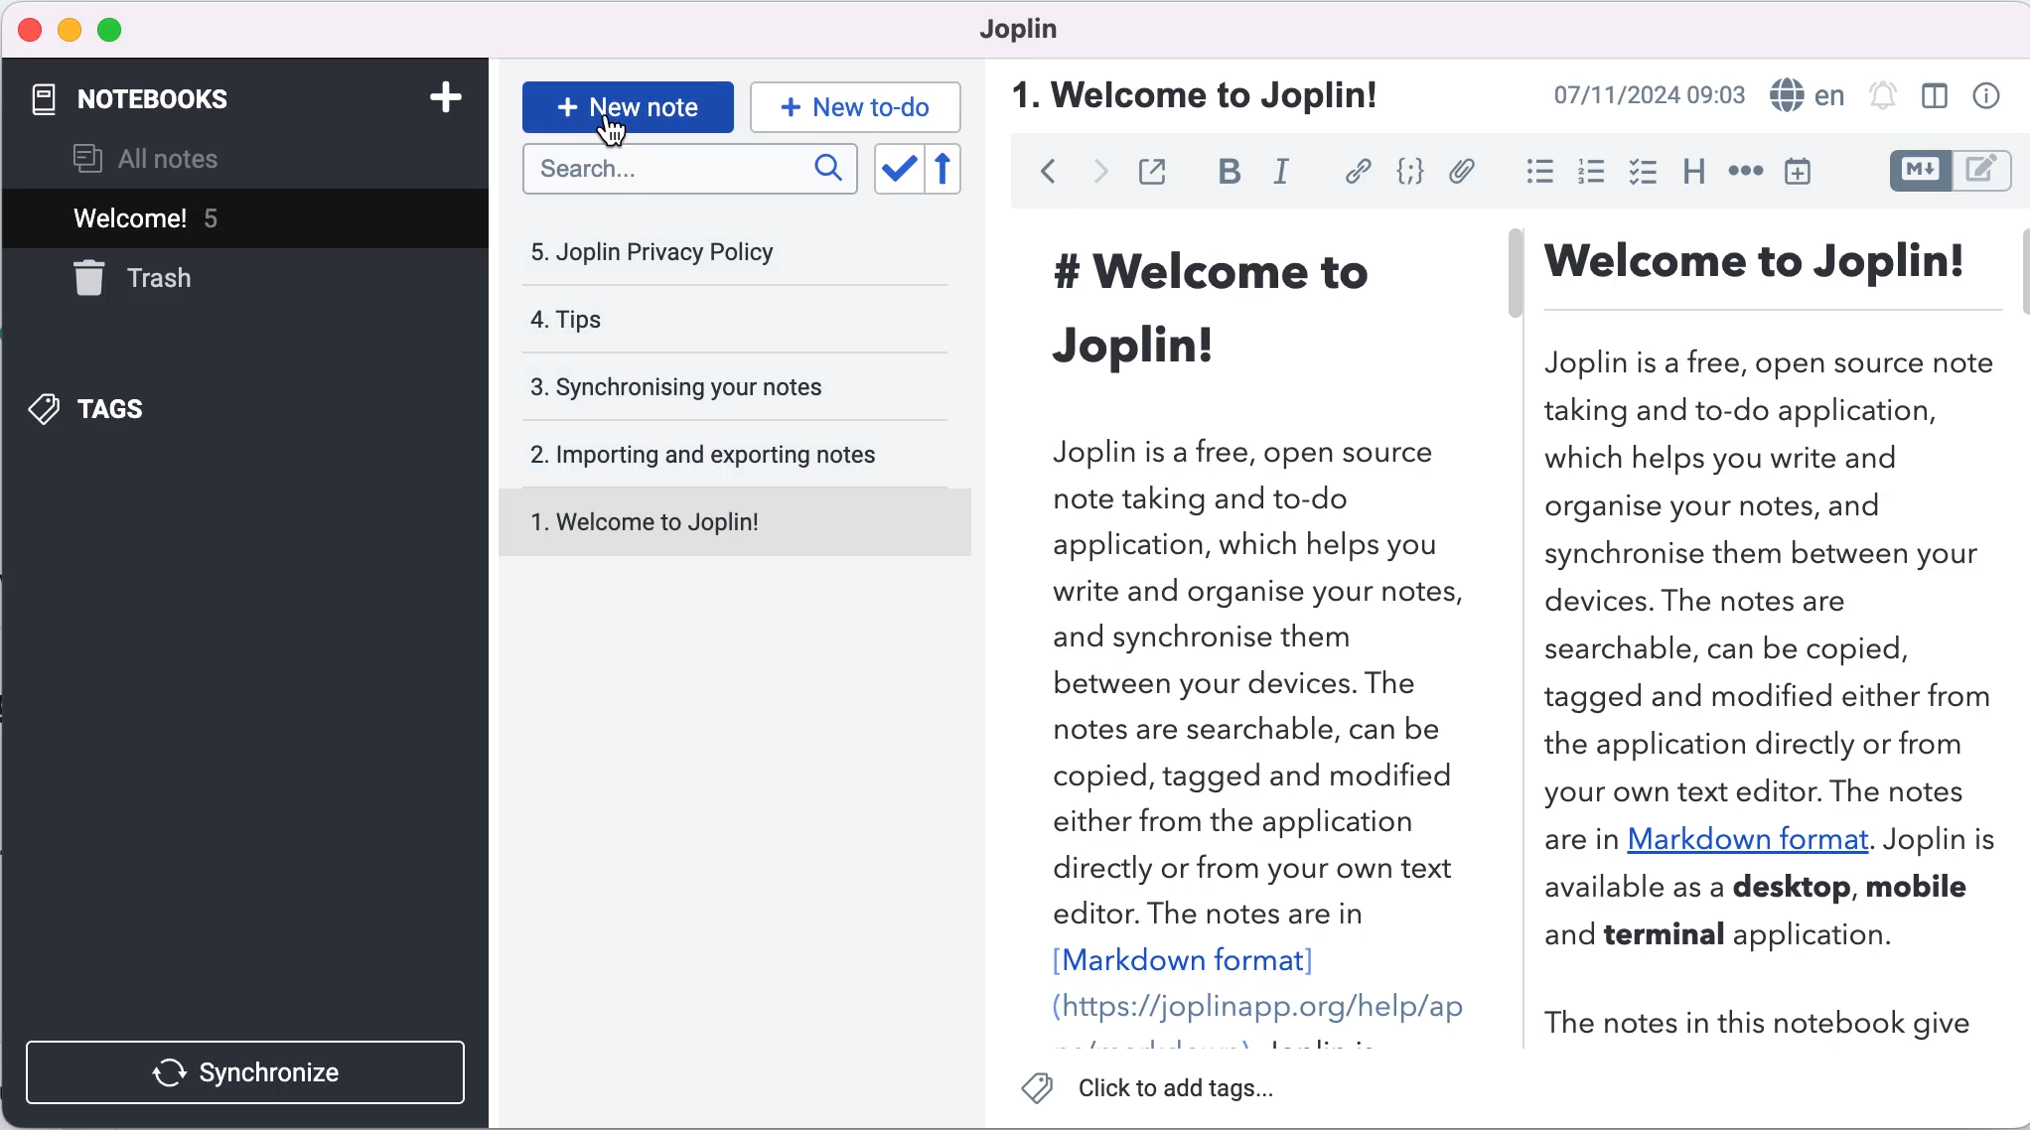 Image resolution: width=2030 pixels, height=1130 pixels. Describe the element at coordinates (899, 171) in the screenshot. I see `toggle sort order field` at that location.